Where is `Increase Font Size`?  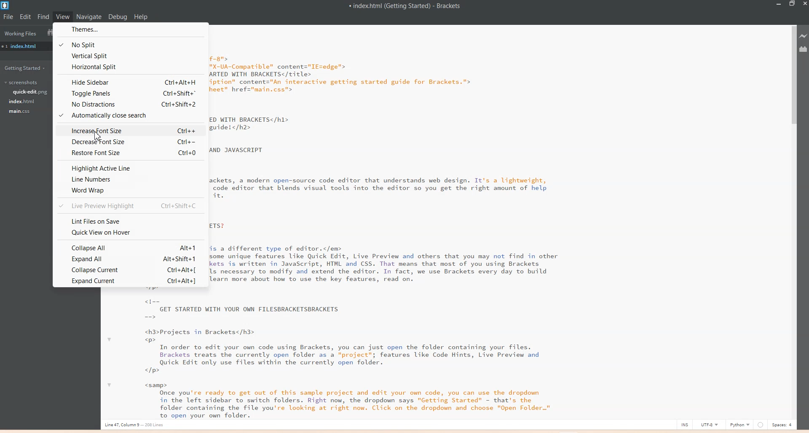 Increase Font Size is located at coordinates (129, 131).